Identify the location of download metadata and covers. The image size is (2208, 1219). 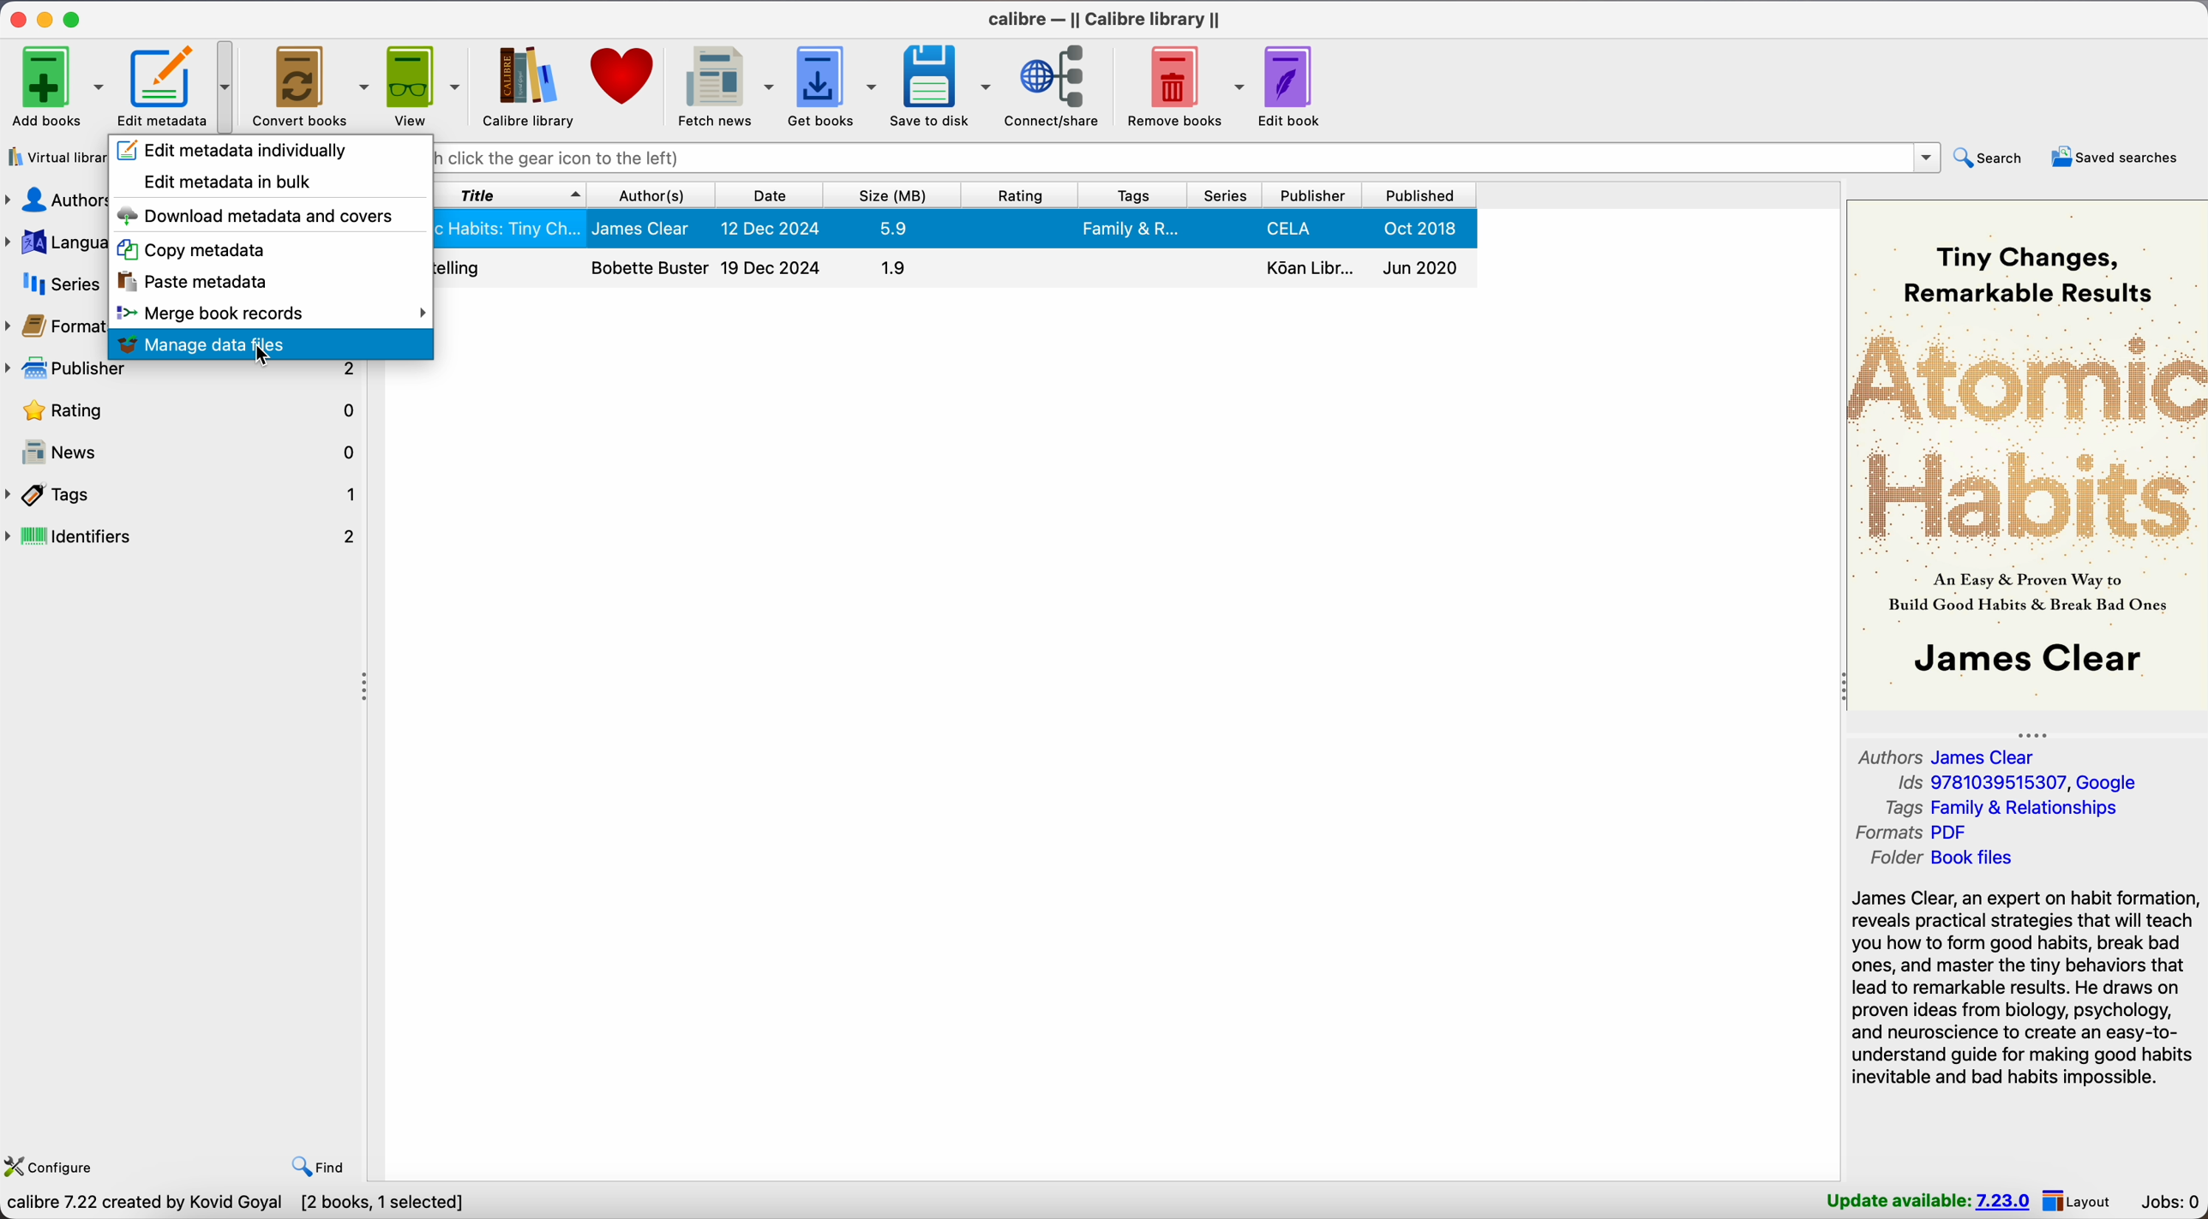
(254, 216).